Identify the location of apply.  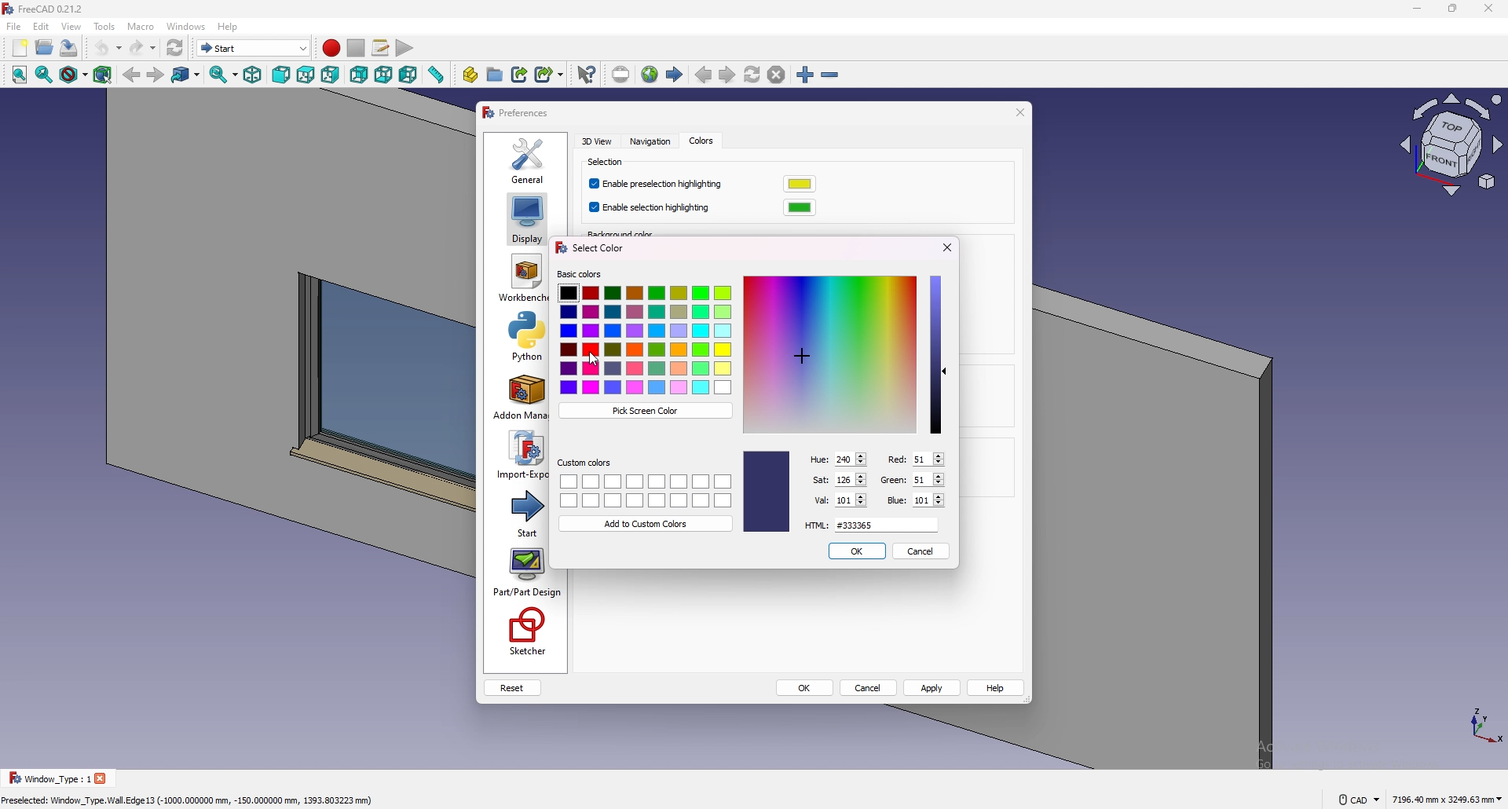
(933, 687).